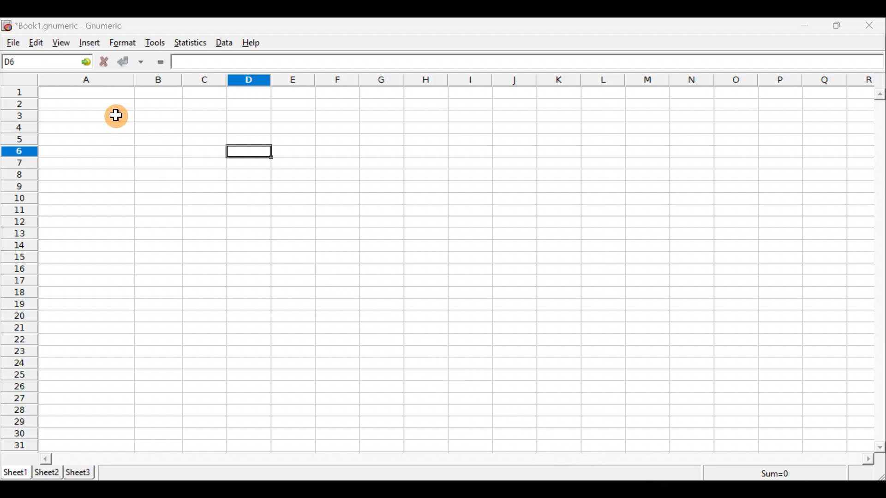 The height and width of the screenshot is (498, 886). Describe the element at coordinates (21, 270) in the screenshot. I see `numbering colum` at that location.